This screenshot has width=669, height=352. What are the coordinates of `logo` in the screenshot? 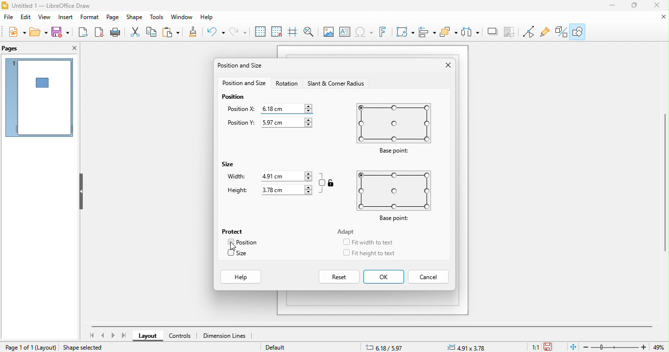 It's located at (5, 5).